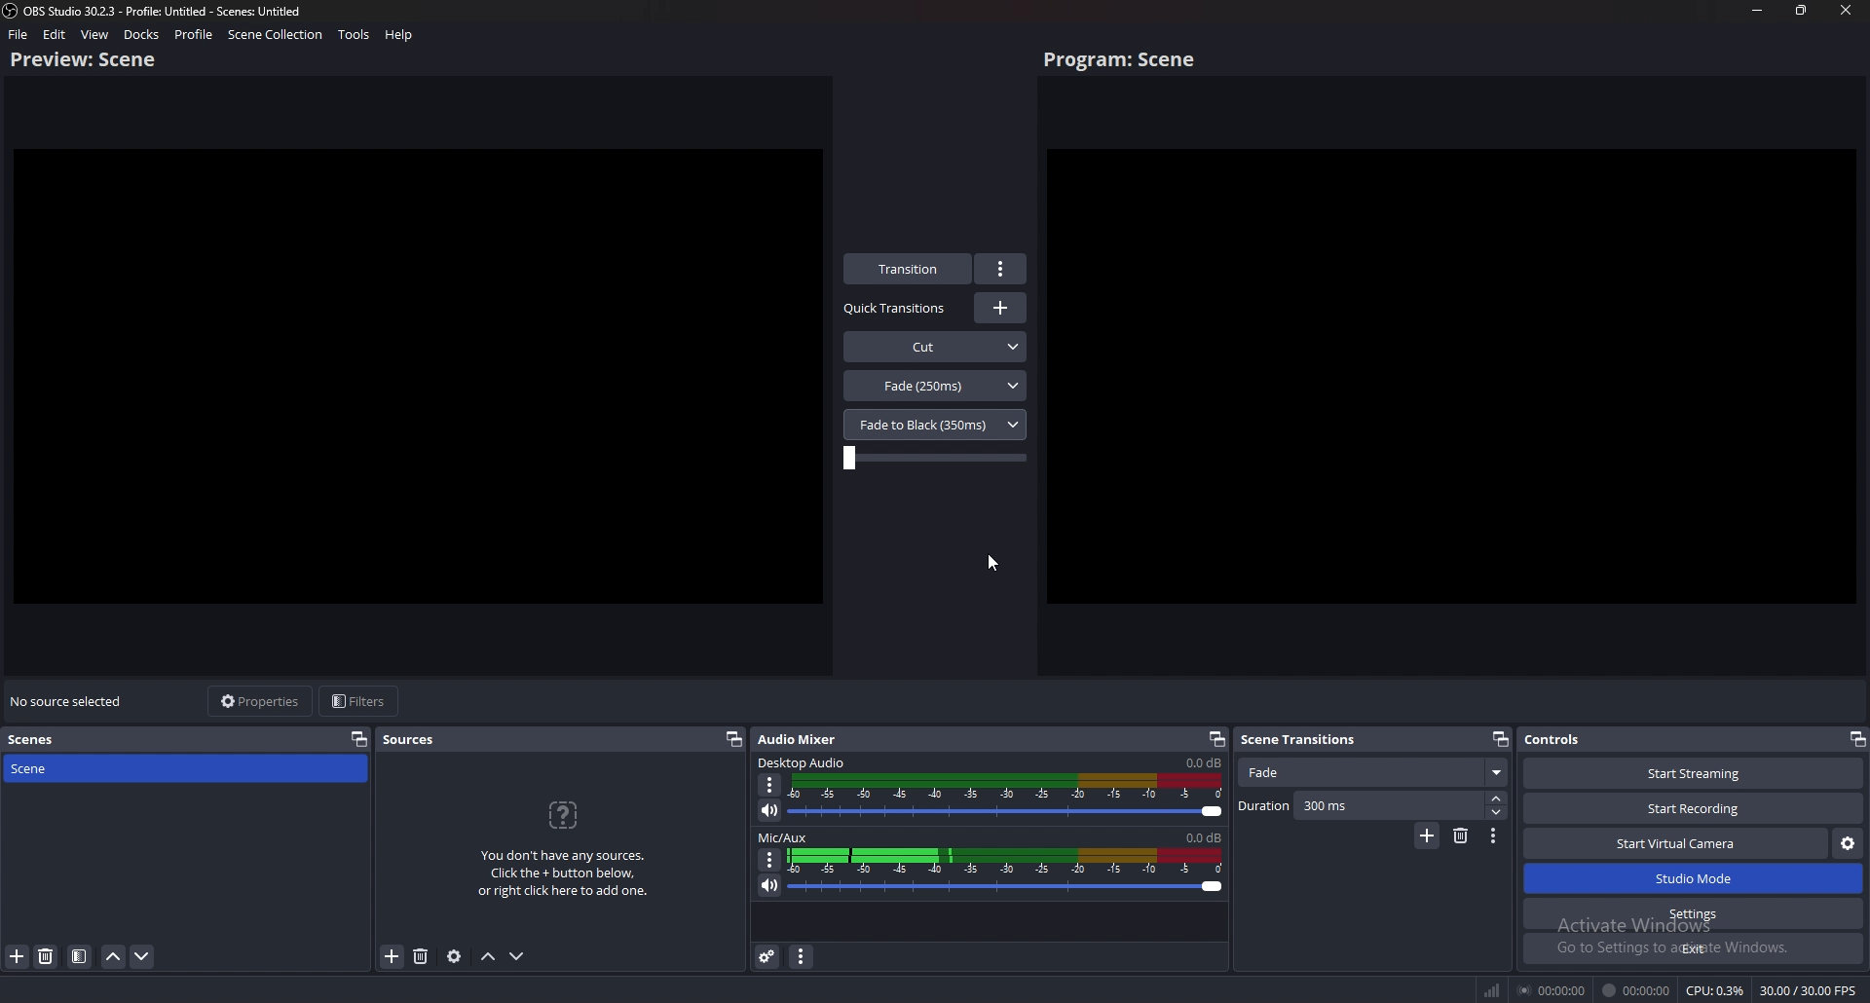 Image resolution: width=1870 pixels, height=1003 pixels. I want to click on options, so click(1002, 269).